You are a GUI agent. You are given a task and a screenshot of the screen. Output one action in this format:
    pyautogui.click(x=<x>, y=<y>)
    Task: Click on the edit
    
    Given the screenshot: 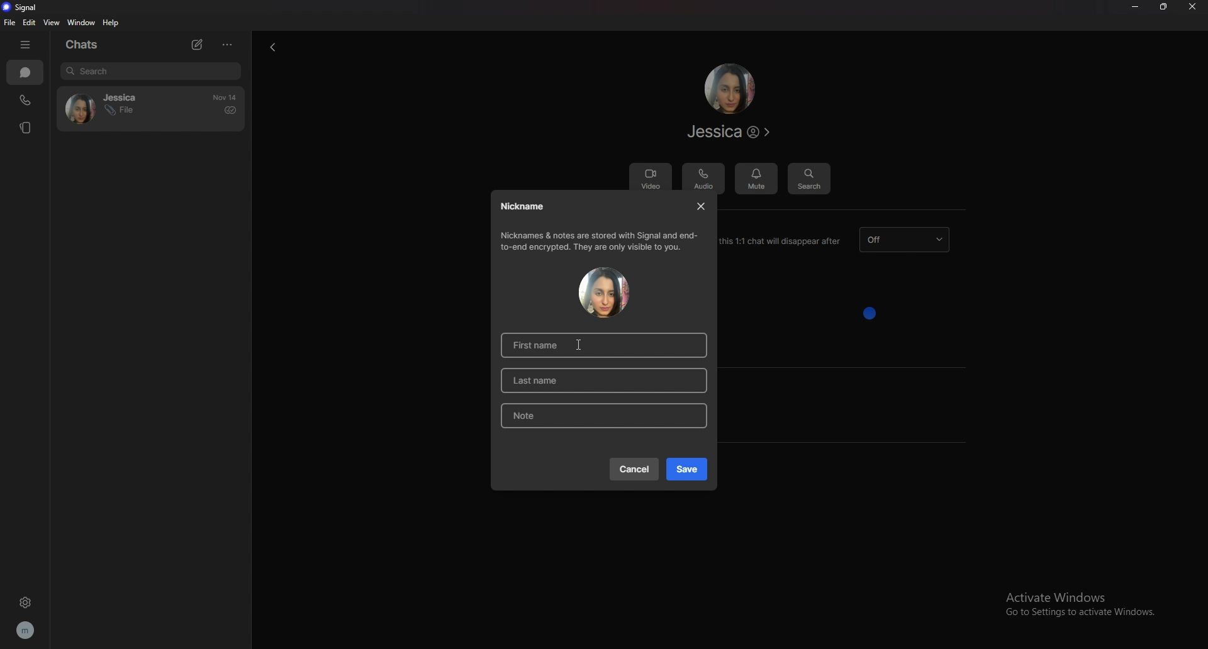 What is the action you would take?
    pyautogui.click(x=29, y=23)
    